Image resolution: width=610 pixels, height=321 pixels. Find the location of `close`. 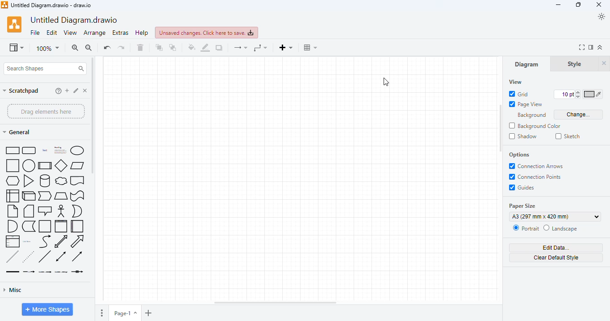

close is located at coordinates (604, 63).